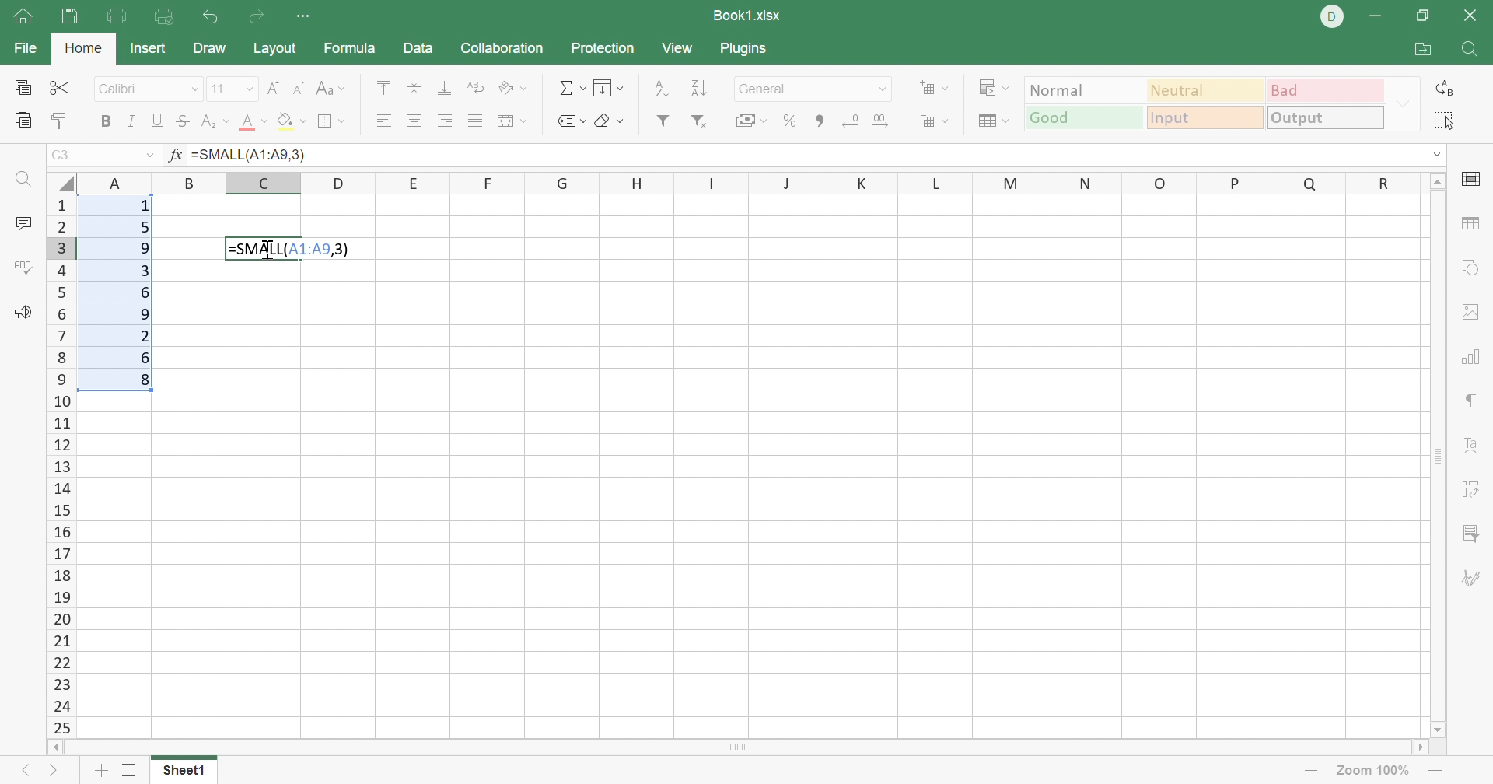 The image size is (1493, 784). I want to click on DELL, so click(1330, 17).